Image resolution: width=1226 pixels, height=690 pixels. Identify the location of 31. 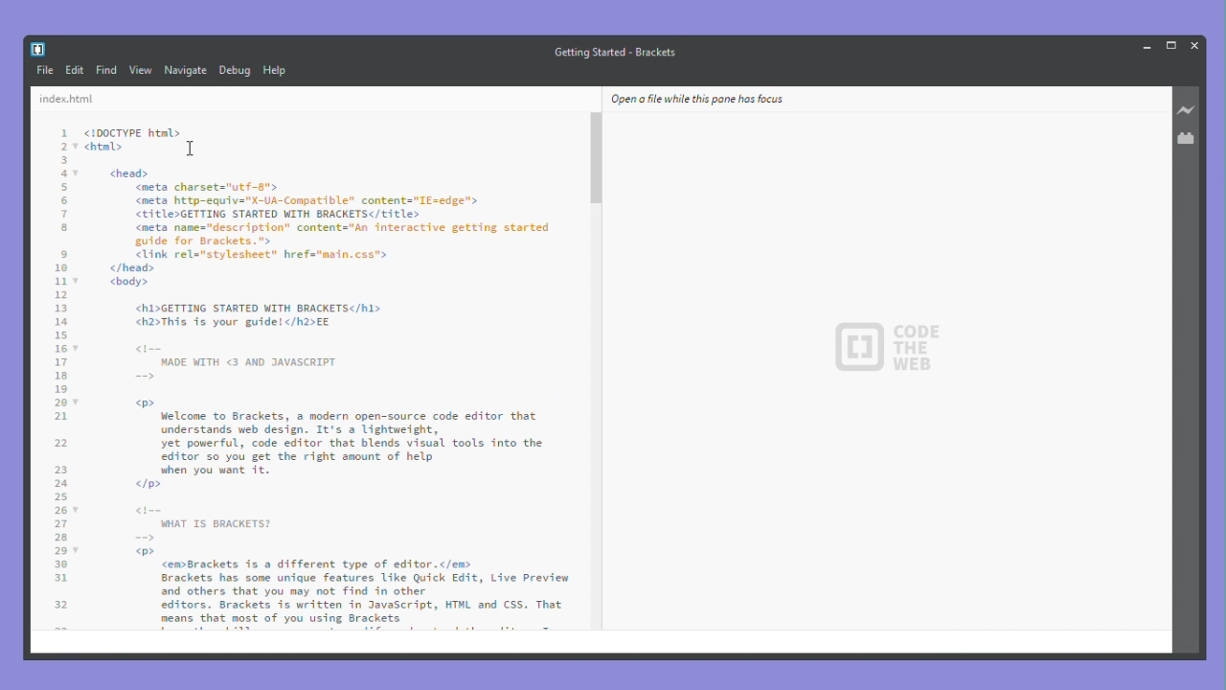
(60, 578).